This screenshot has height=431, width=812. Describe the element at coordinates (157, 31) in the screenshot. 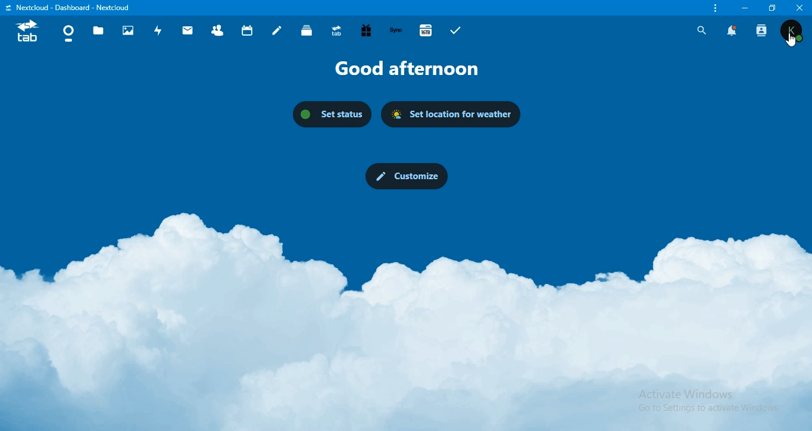

I see `activity` at that location.